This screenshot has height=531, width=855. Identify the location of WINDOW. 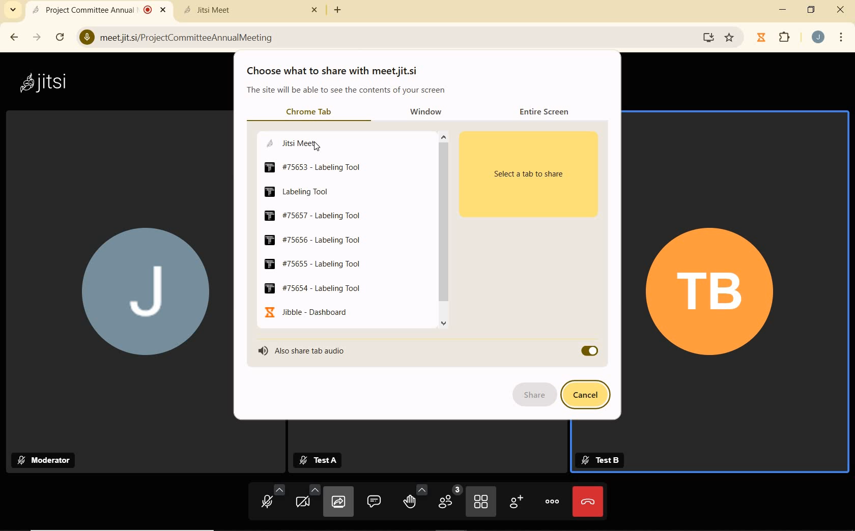
(432, 112).